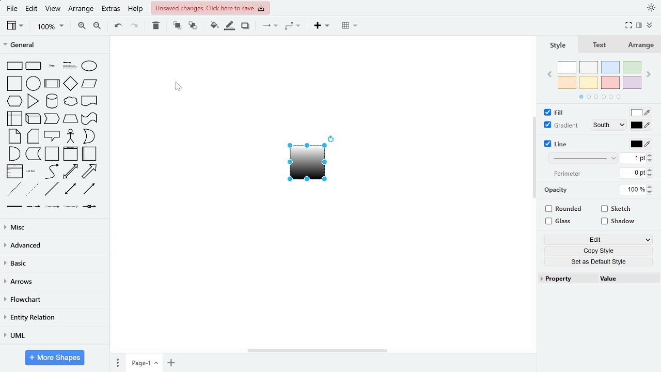 This screenshot has height=372, width=661. Describe the element at coordinates (48, 26) in the screenshot. I see `zoom` at that location.